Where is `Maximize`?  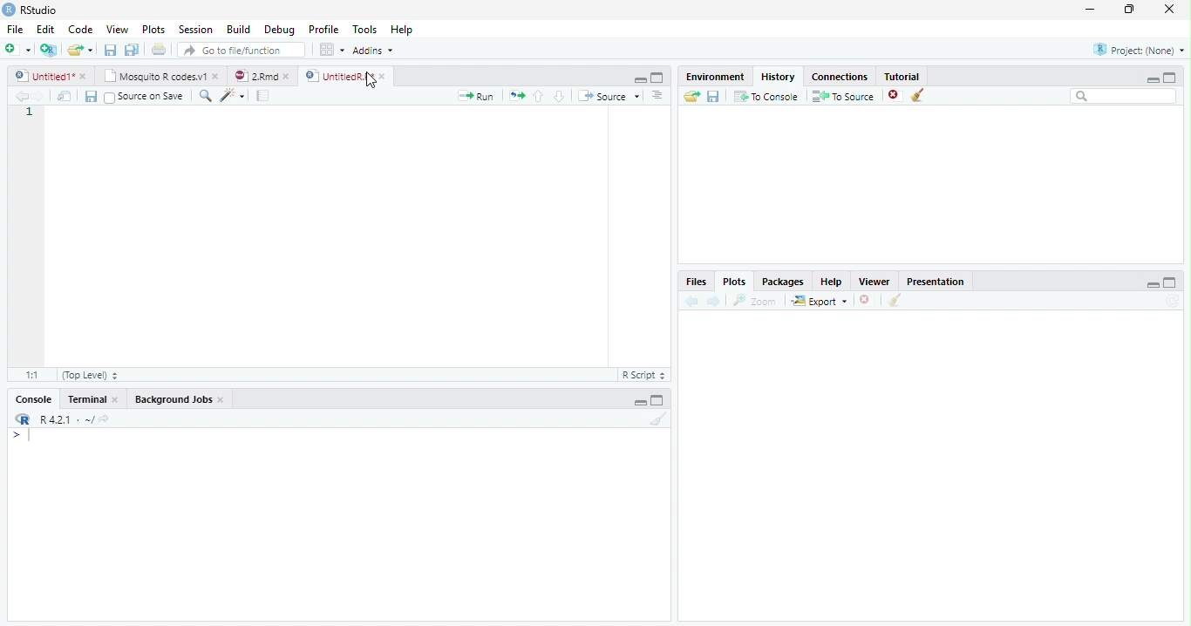
Maximize is located at coordinates (658, 402).